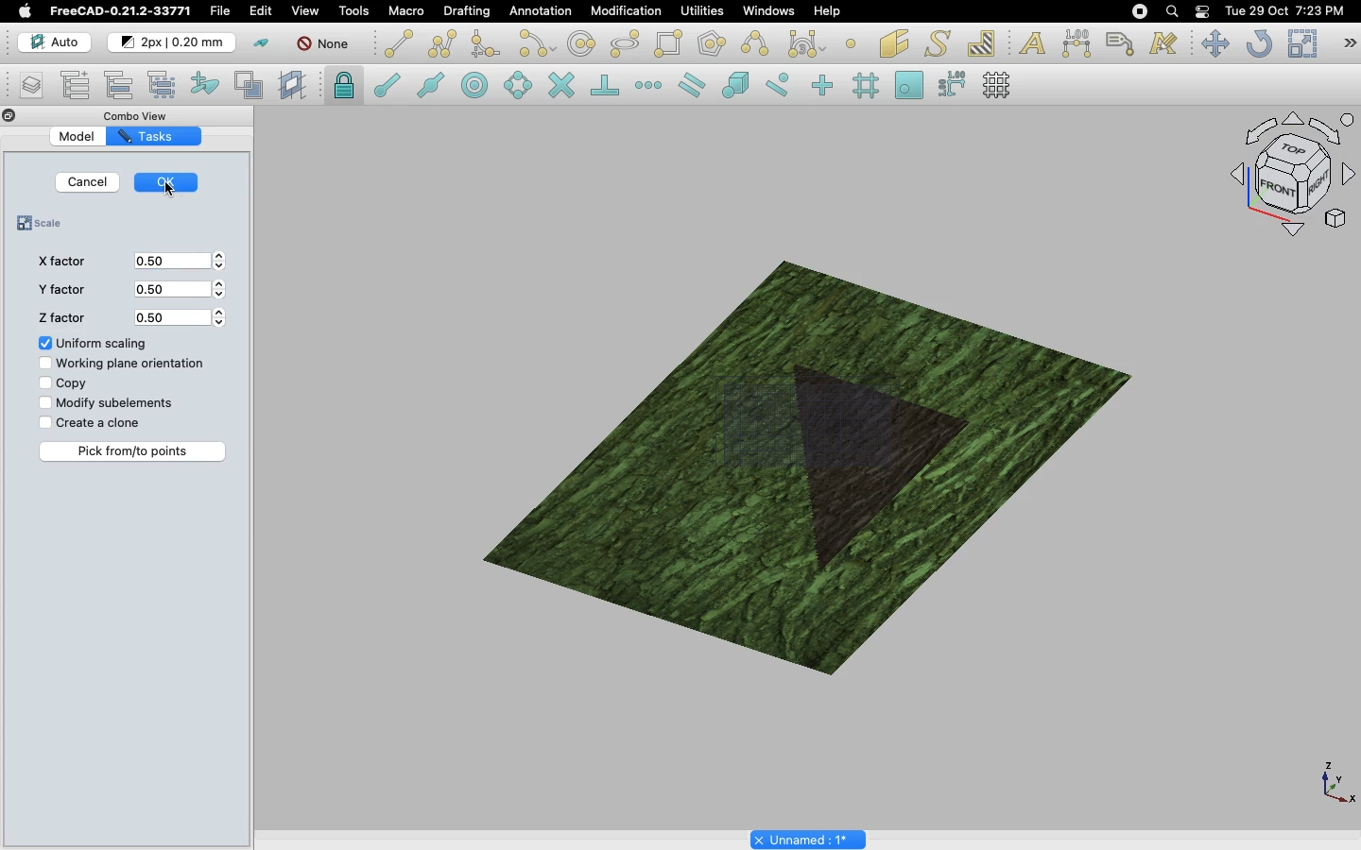 This screenshot has width=1361, height=850. I want to click on Navigation styles, so click(1288, 178).